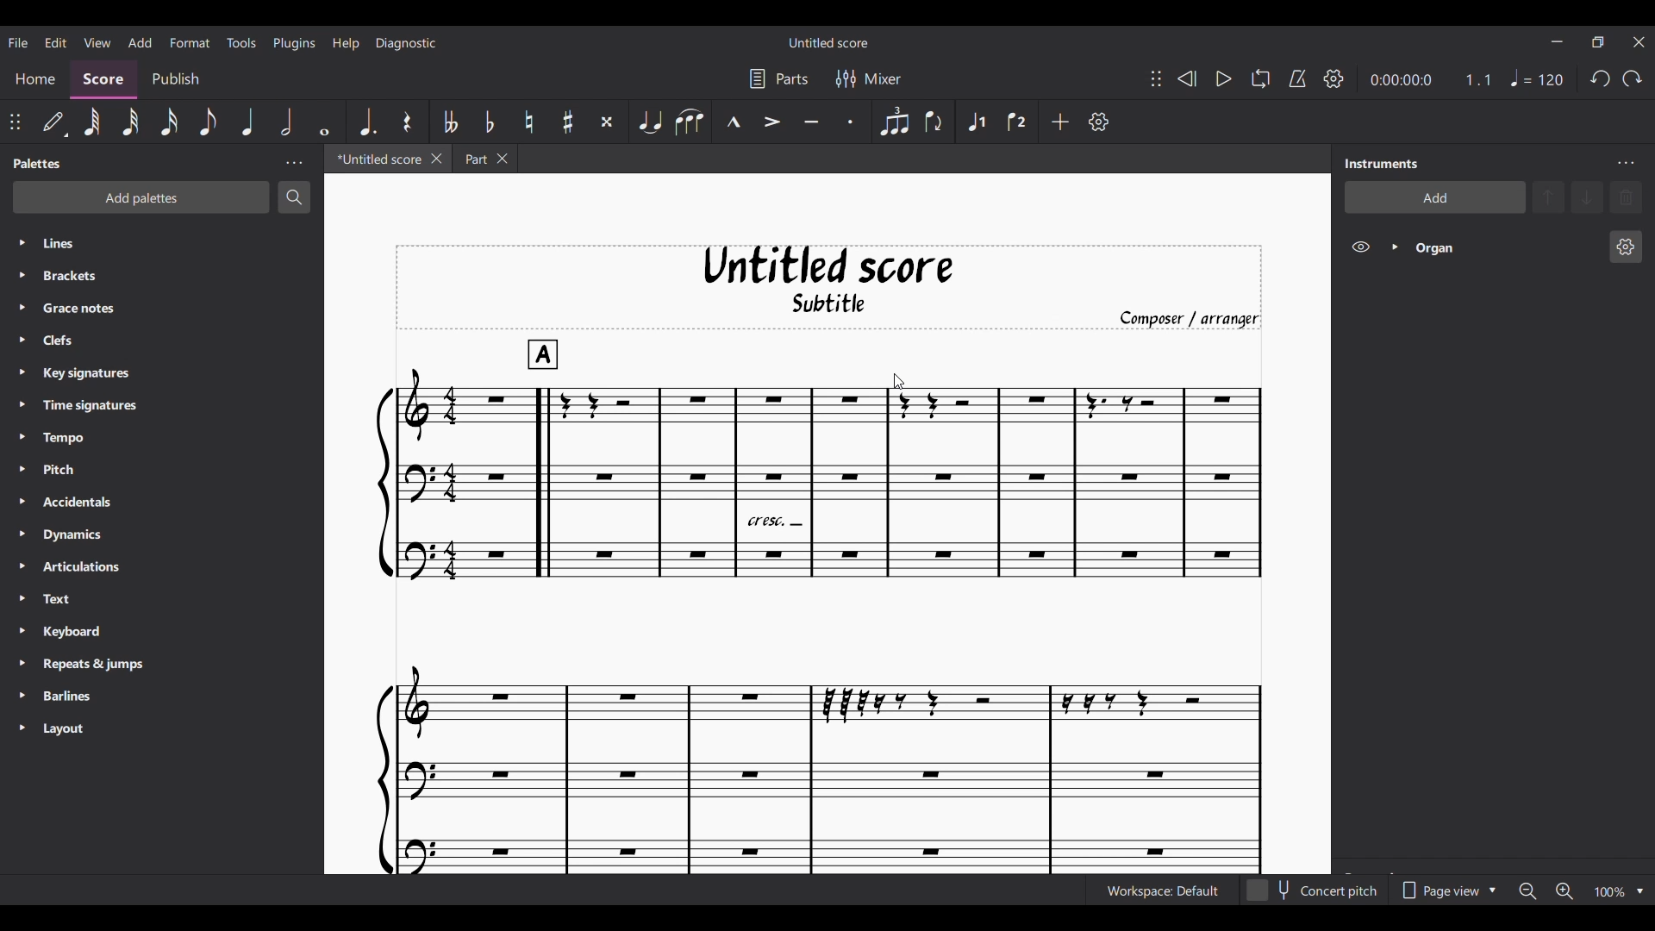 Image resolution: width=1655 pixels, height=931 pixels. What do you see at coordinates (1431, 80) in the screenshot?
I see `Current ratio and duration of score` at bounding box center [1431, 80].